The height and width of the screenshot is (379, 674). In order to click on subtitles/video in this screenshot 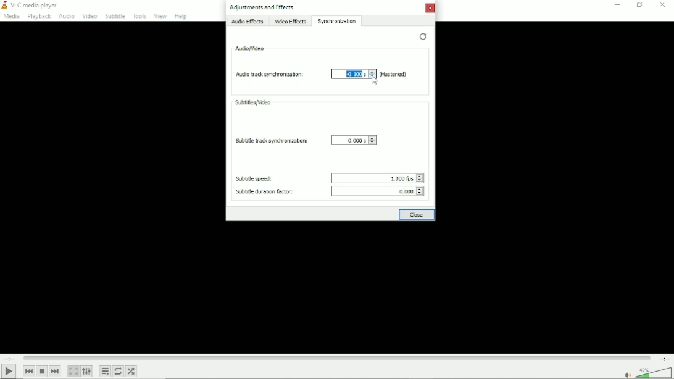, I will do `click(253, 101)`.